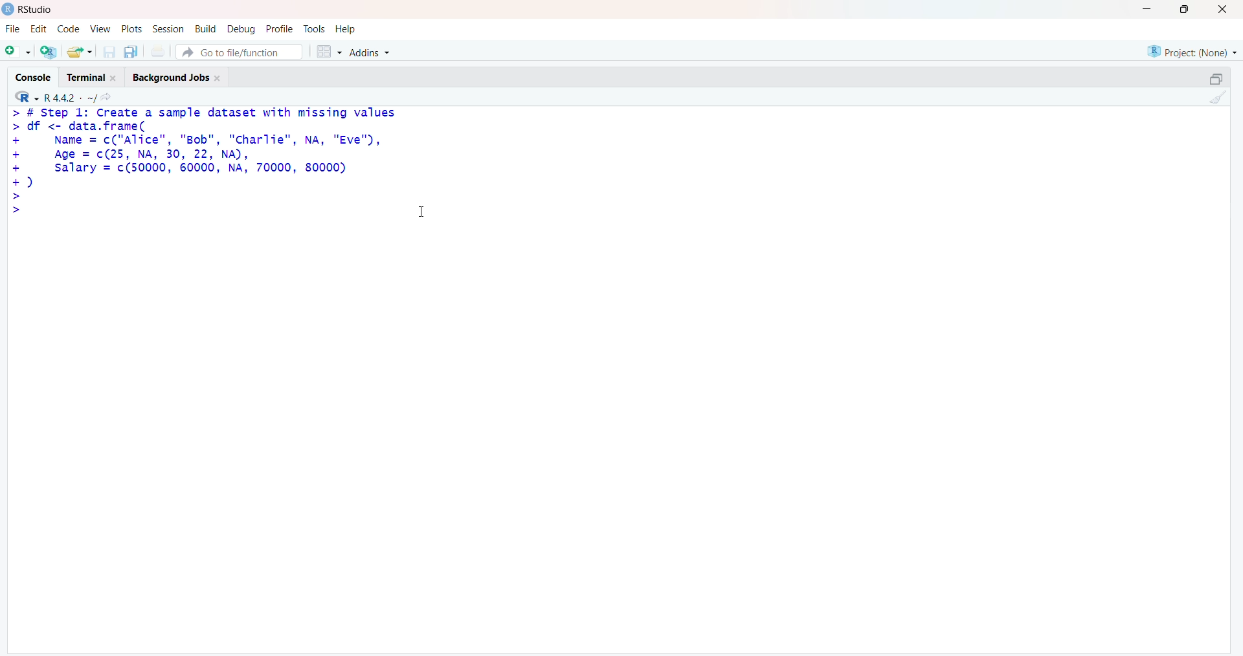 Image resolution: width=1243 pixels, height=656 pixels. What do you see at coordinates (207, 164) in the screenshot?
I see `> # Step 1: Create a sample dataset with missing values
> df <- data.frame(

+ Name = c("Alice", "Bob", "Charlie", NA, "Eve"),
+ Age = c(25, NA, 30, 22, NA),

+ salary = c(50000, 60000, NA, 70000, 80000)

+)

>

>` at bounding box center [207, 164].